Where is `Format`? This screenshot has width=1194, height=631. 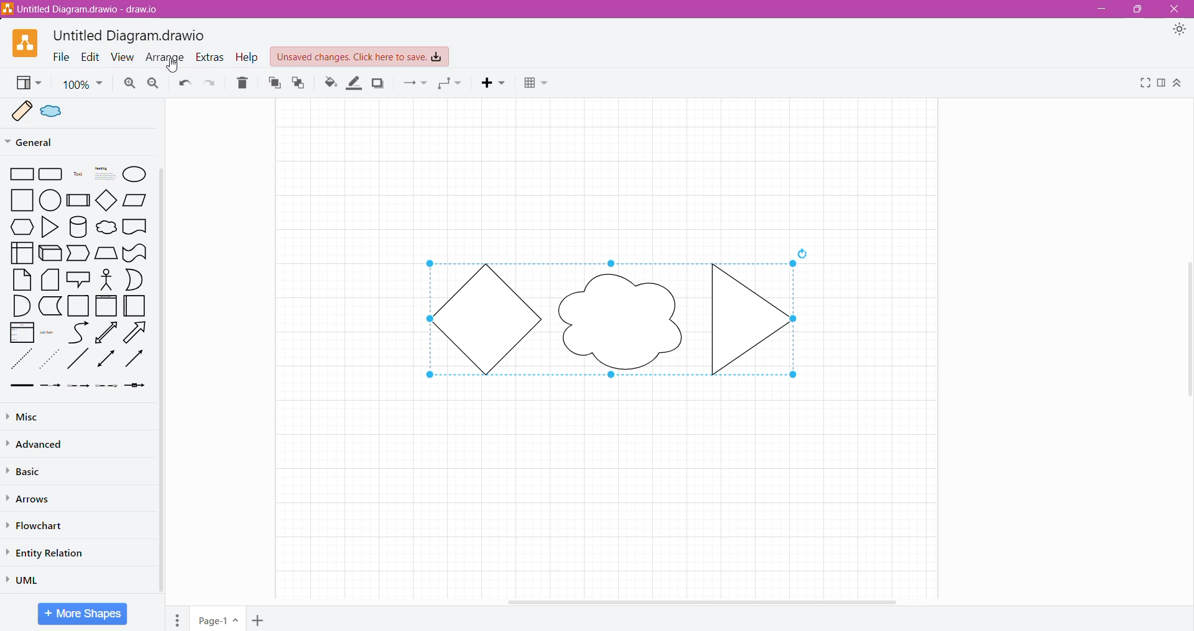 Format is located at coordinates (1161, 84).